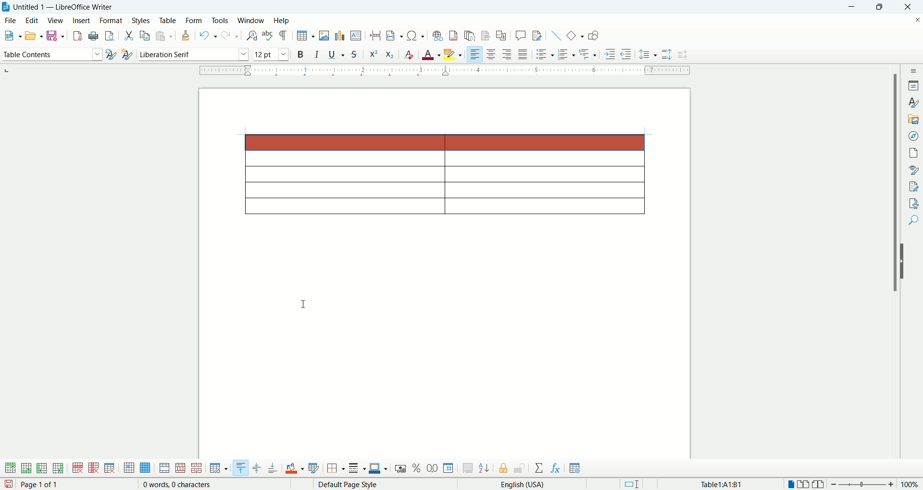 This screenshot has width=923, height=490. Describe the element at coordinates (378, 35) in the screenshot. I see `insert page break` at that location.